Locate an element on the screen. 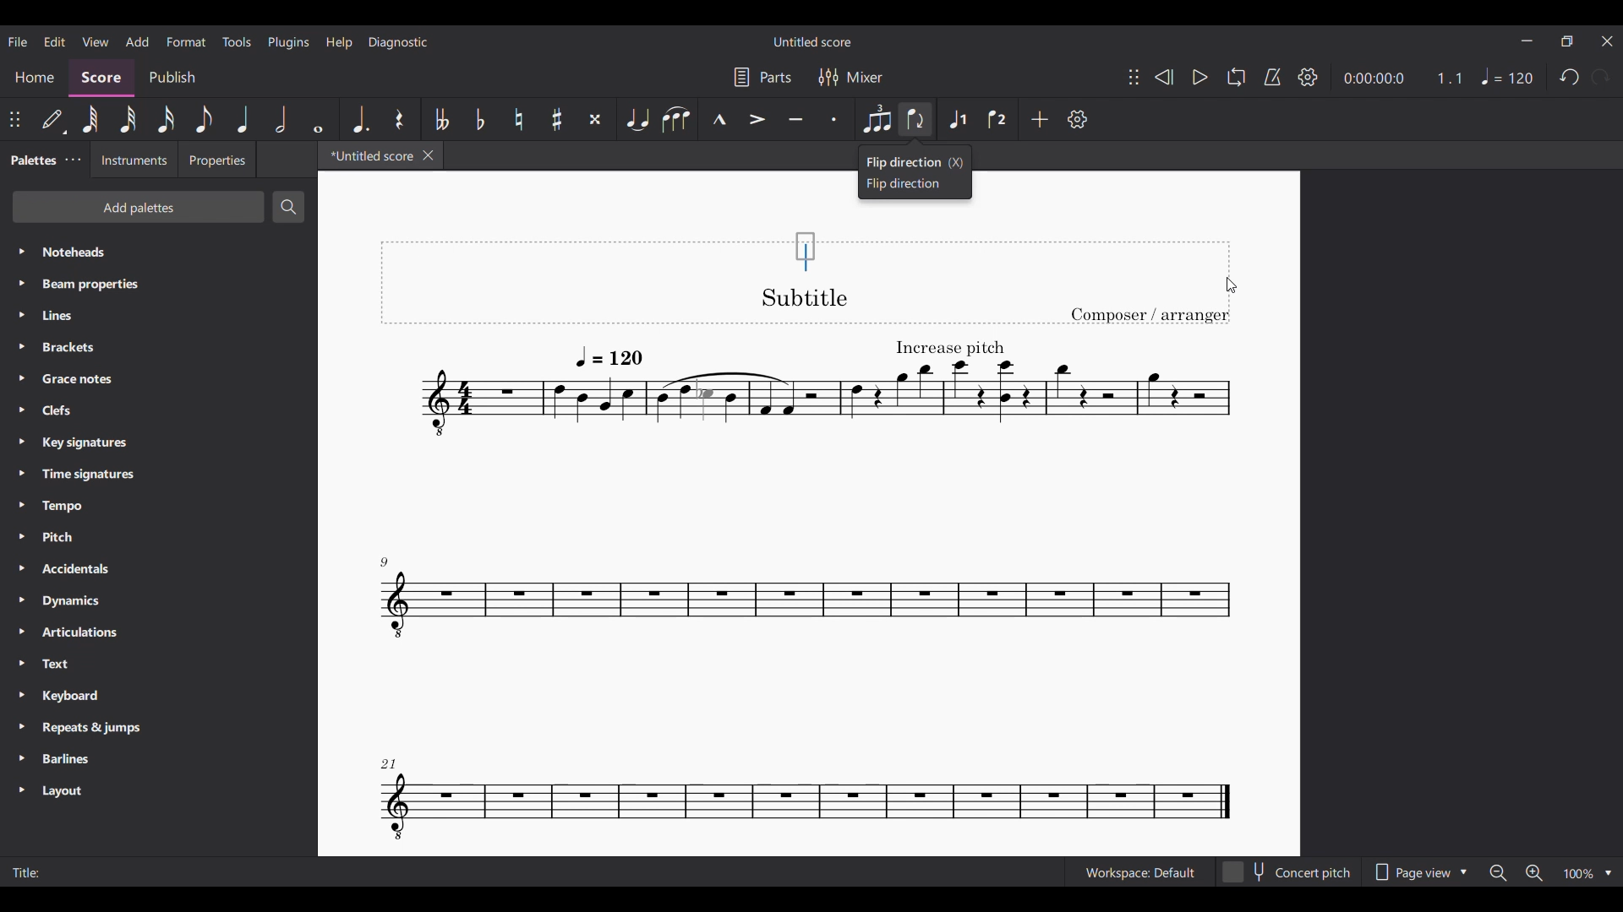 This screenshot has width=1623, height=912. Redo is located at coordinates (1600, 77).